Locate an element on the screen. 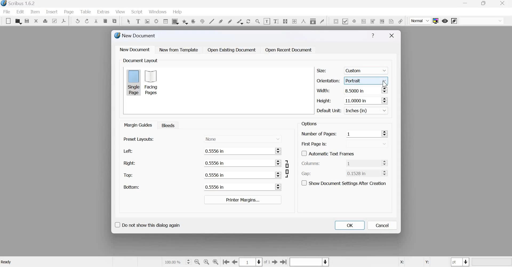 Image resolution: width=512 pixels, height=267 pixels. 0.1528 in is located at coordinates (360, 173).